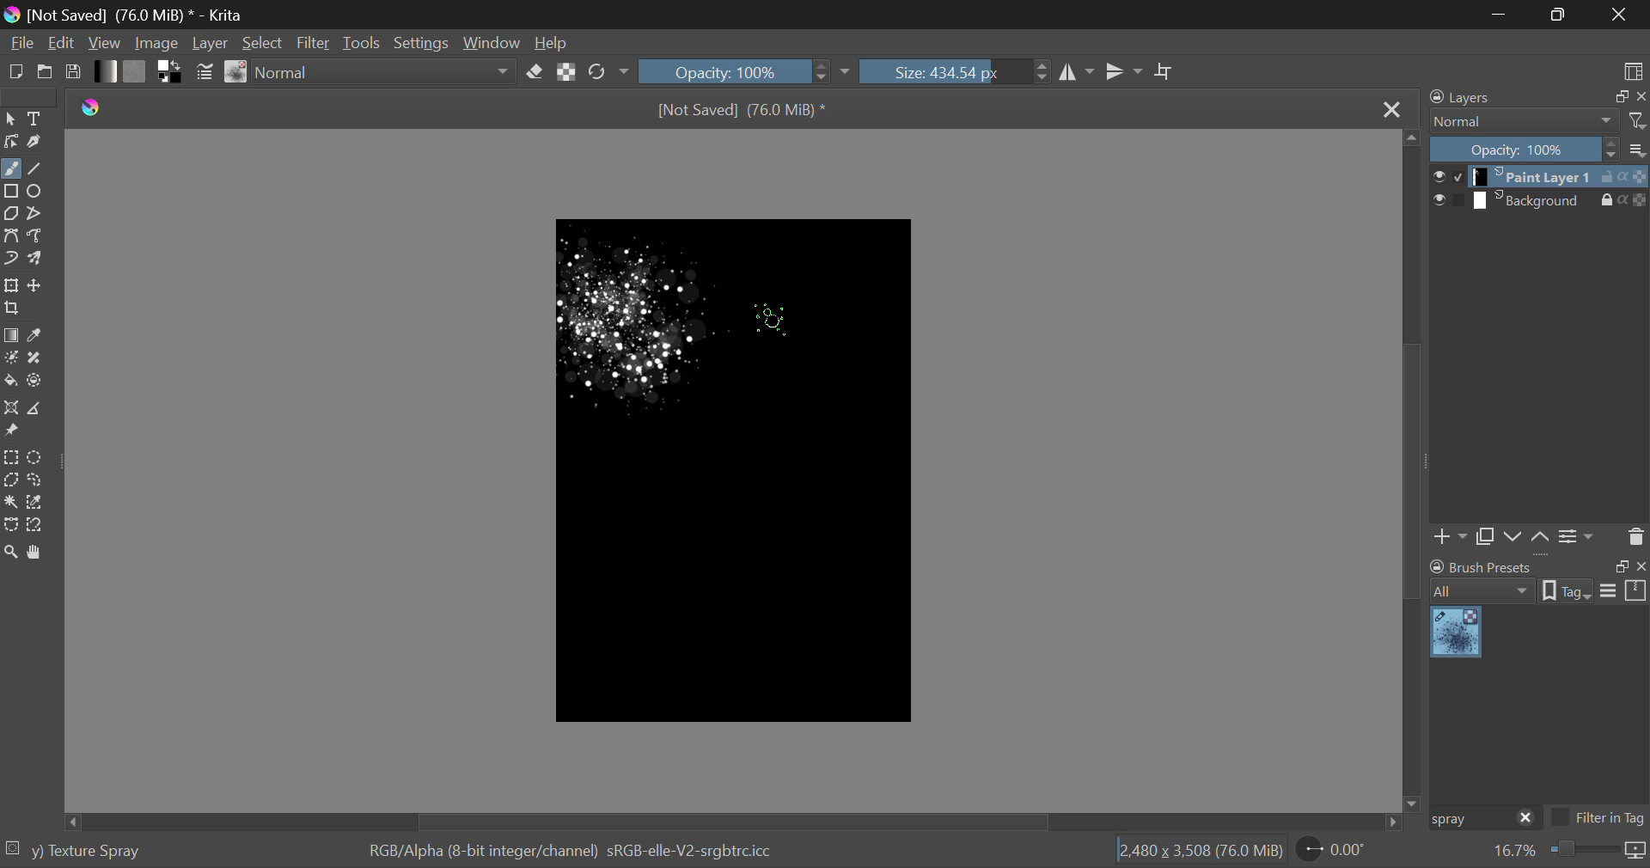 The image size is (1650, 868). Describe the element at coordinates (11, 458) in the screenshot. I see `Rectangular Selection` at that location.